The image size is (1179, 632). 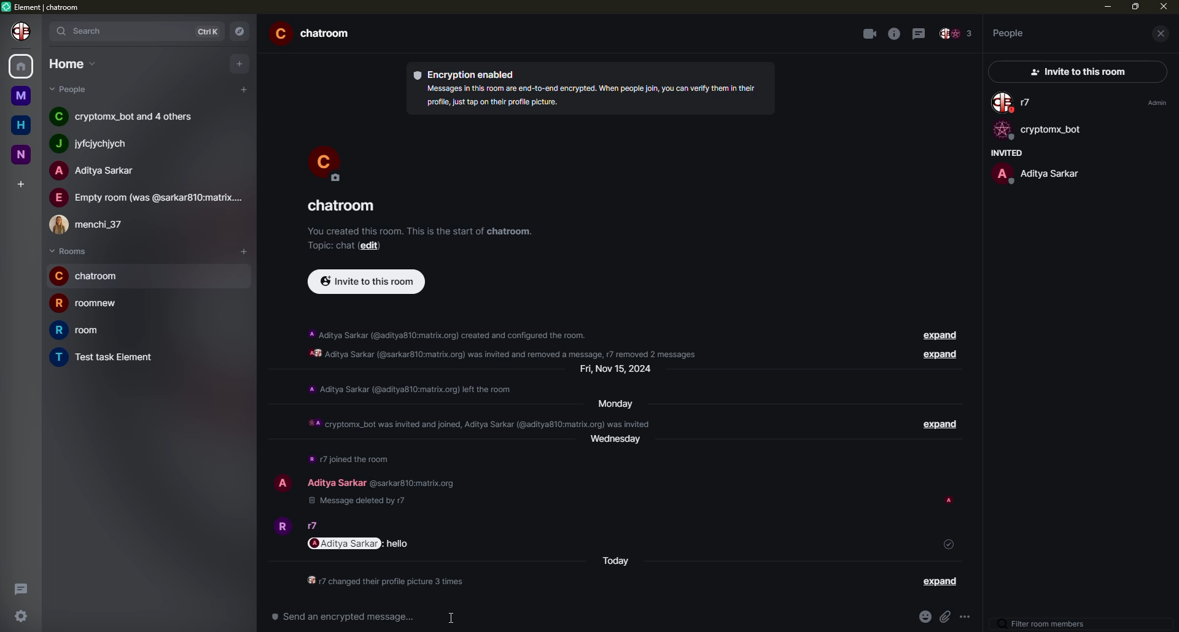 I want to click on info, so click(x=894, y=34).